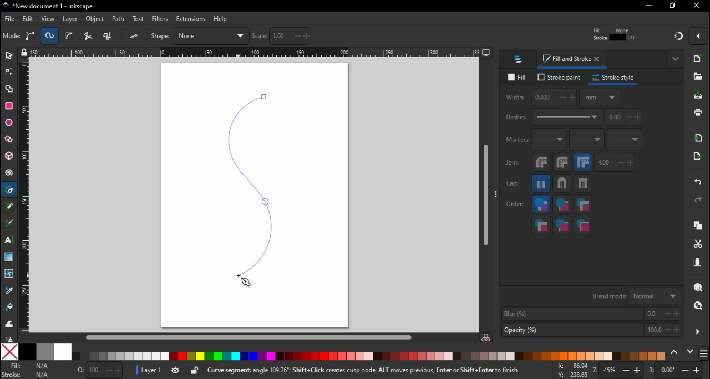 The height and width of the screenshot is (379, 710). I want to click on rotation increase/decrease, so click(678, 371).